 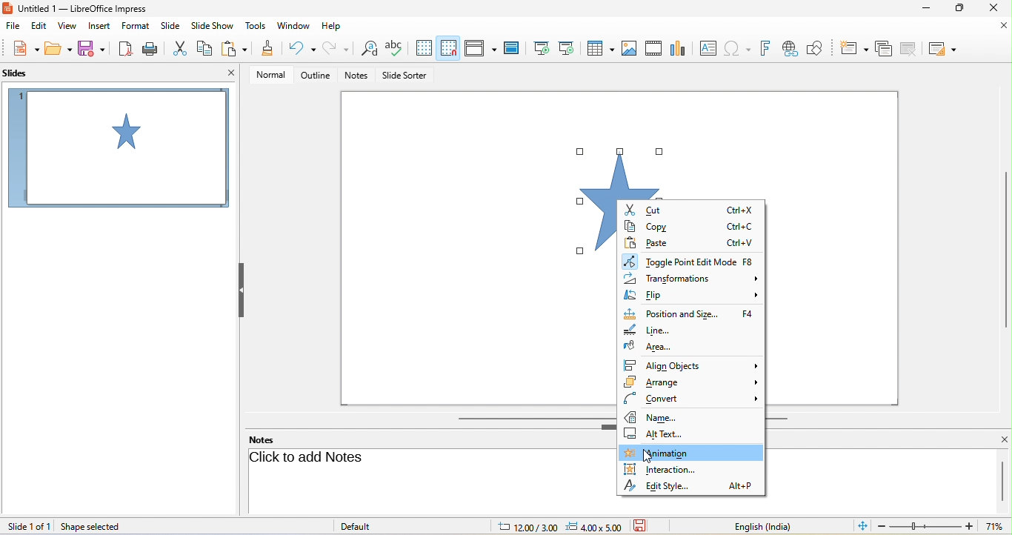 I want to click on fit slide to current window, so click(x=862, y=527).